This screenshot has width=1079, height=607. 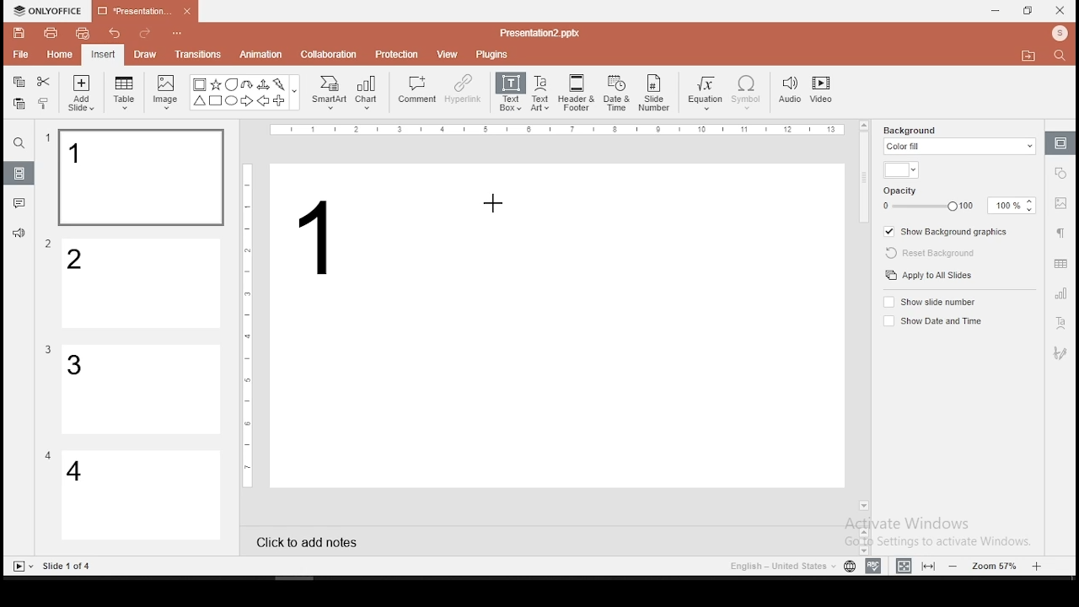 I want to click on view, so click(x=448, y=53).